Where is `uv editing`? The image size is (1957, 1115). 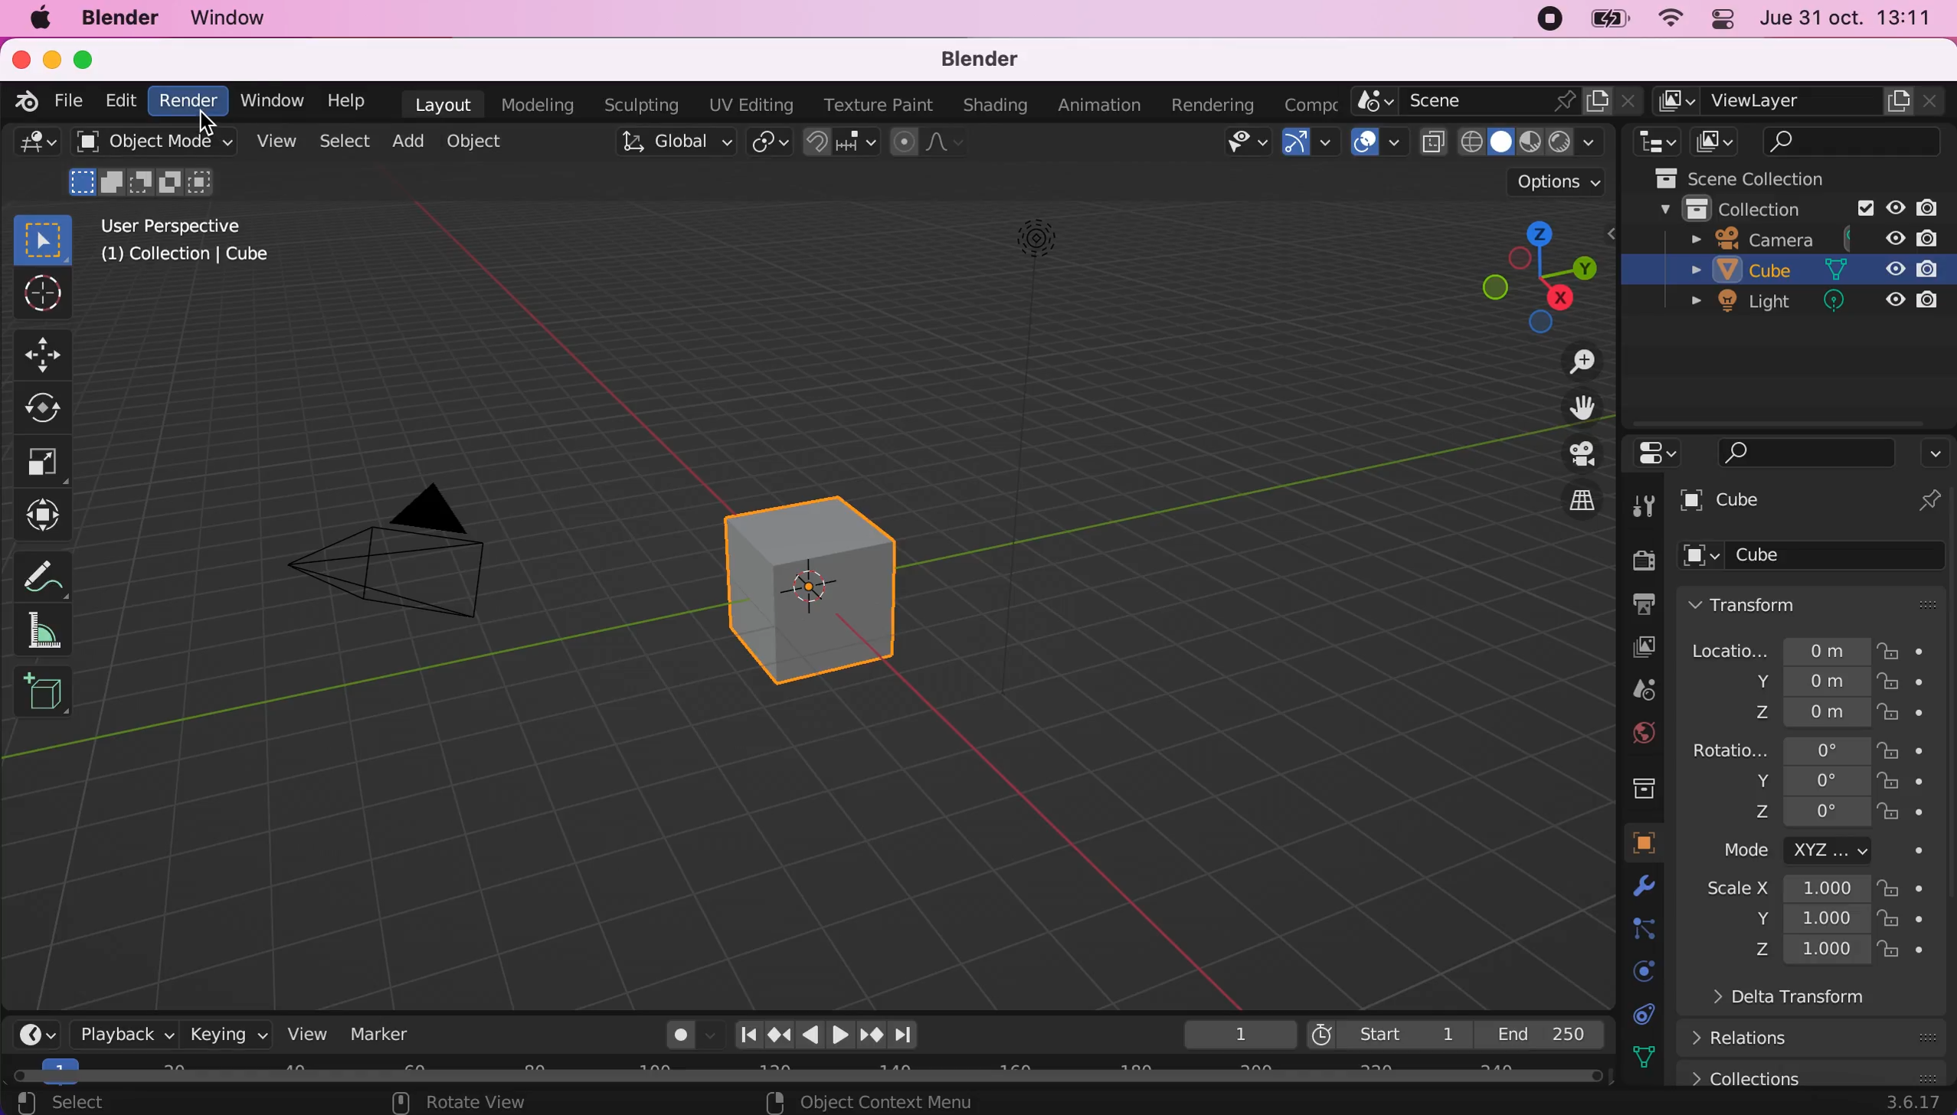
uv editing is located at coordinates (752, 102).